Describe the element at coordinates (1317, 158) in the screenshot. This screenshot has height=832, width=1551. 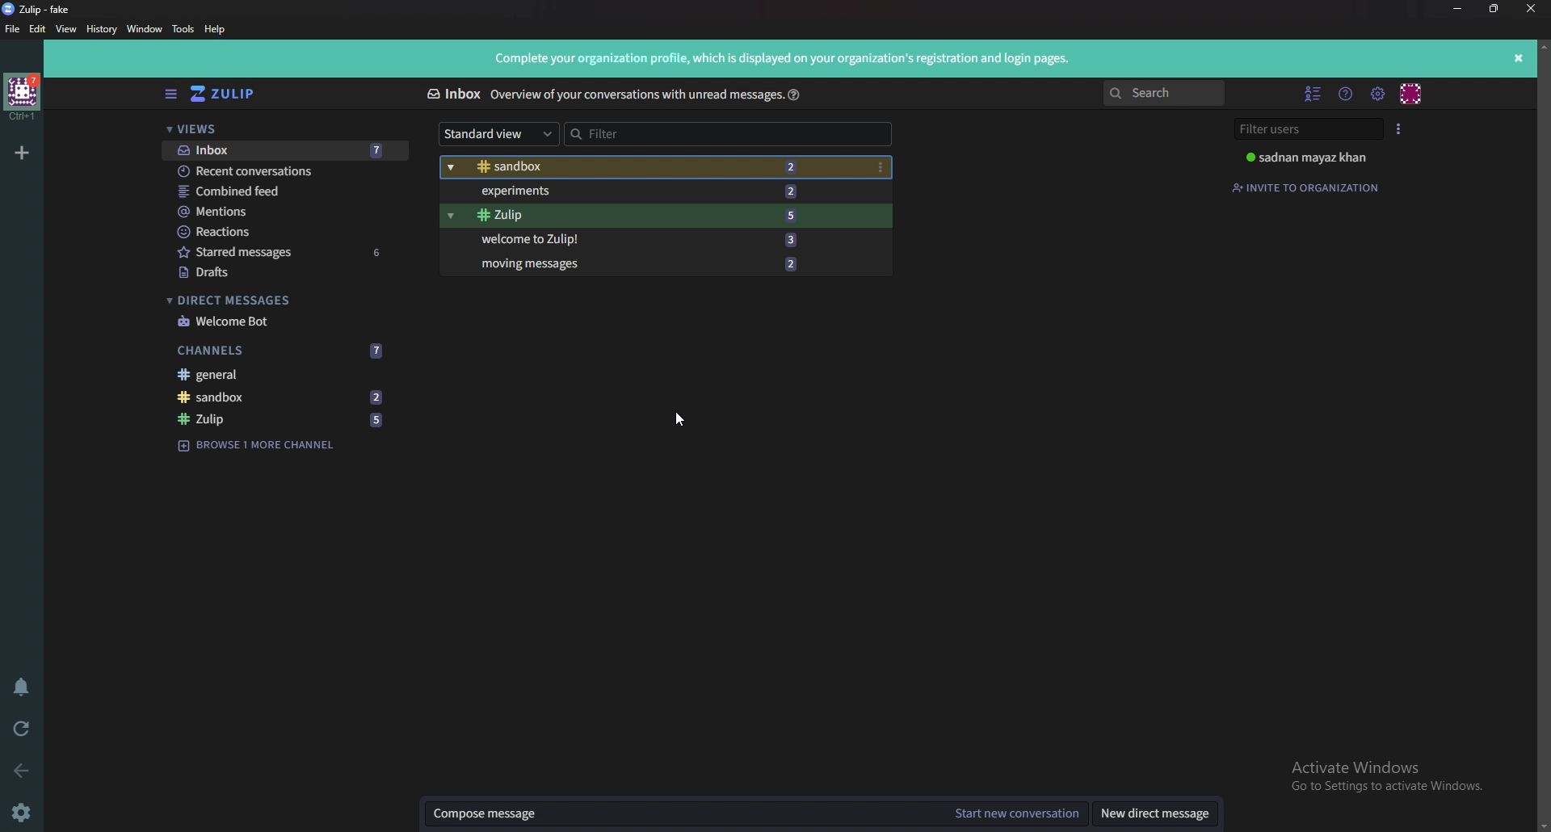
I see `Sadnan mayaz khan` at that location.